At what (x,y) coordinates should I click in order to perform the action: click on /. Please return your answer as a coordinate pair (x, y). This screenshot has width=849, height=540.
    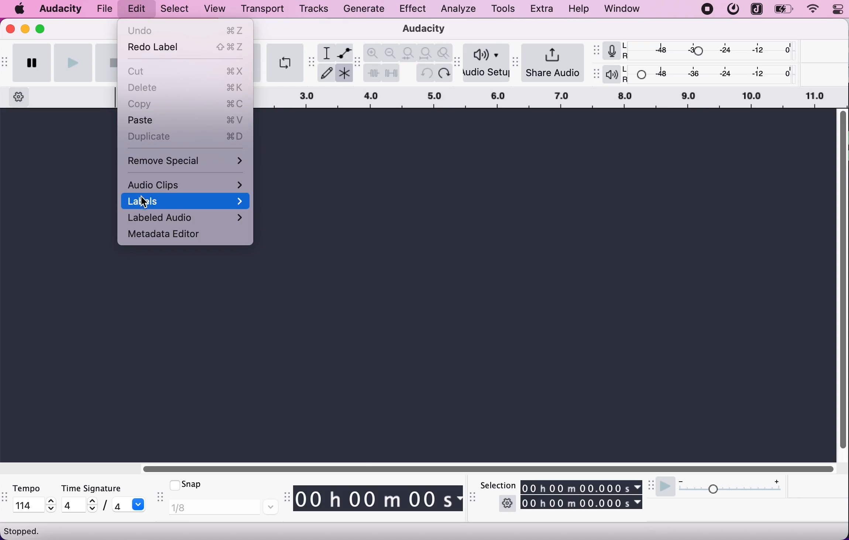
    Looking at the image, I should click on (104, 506).